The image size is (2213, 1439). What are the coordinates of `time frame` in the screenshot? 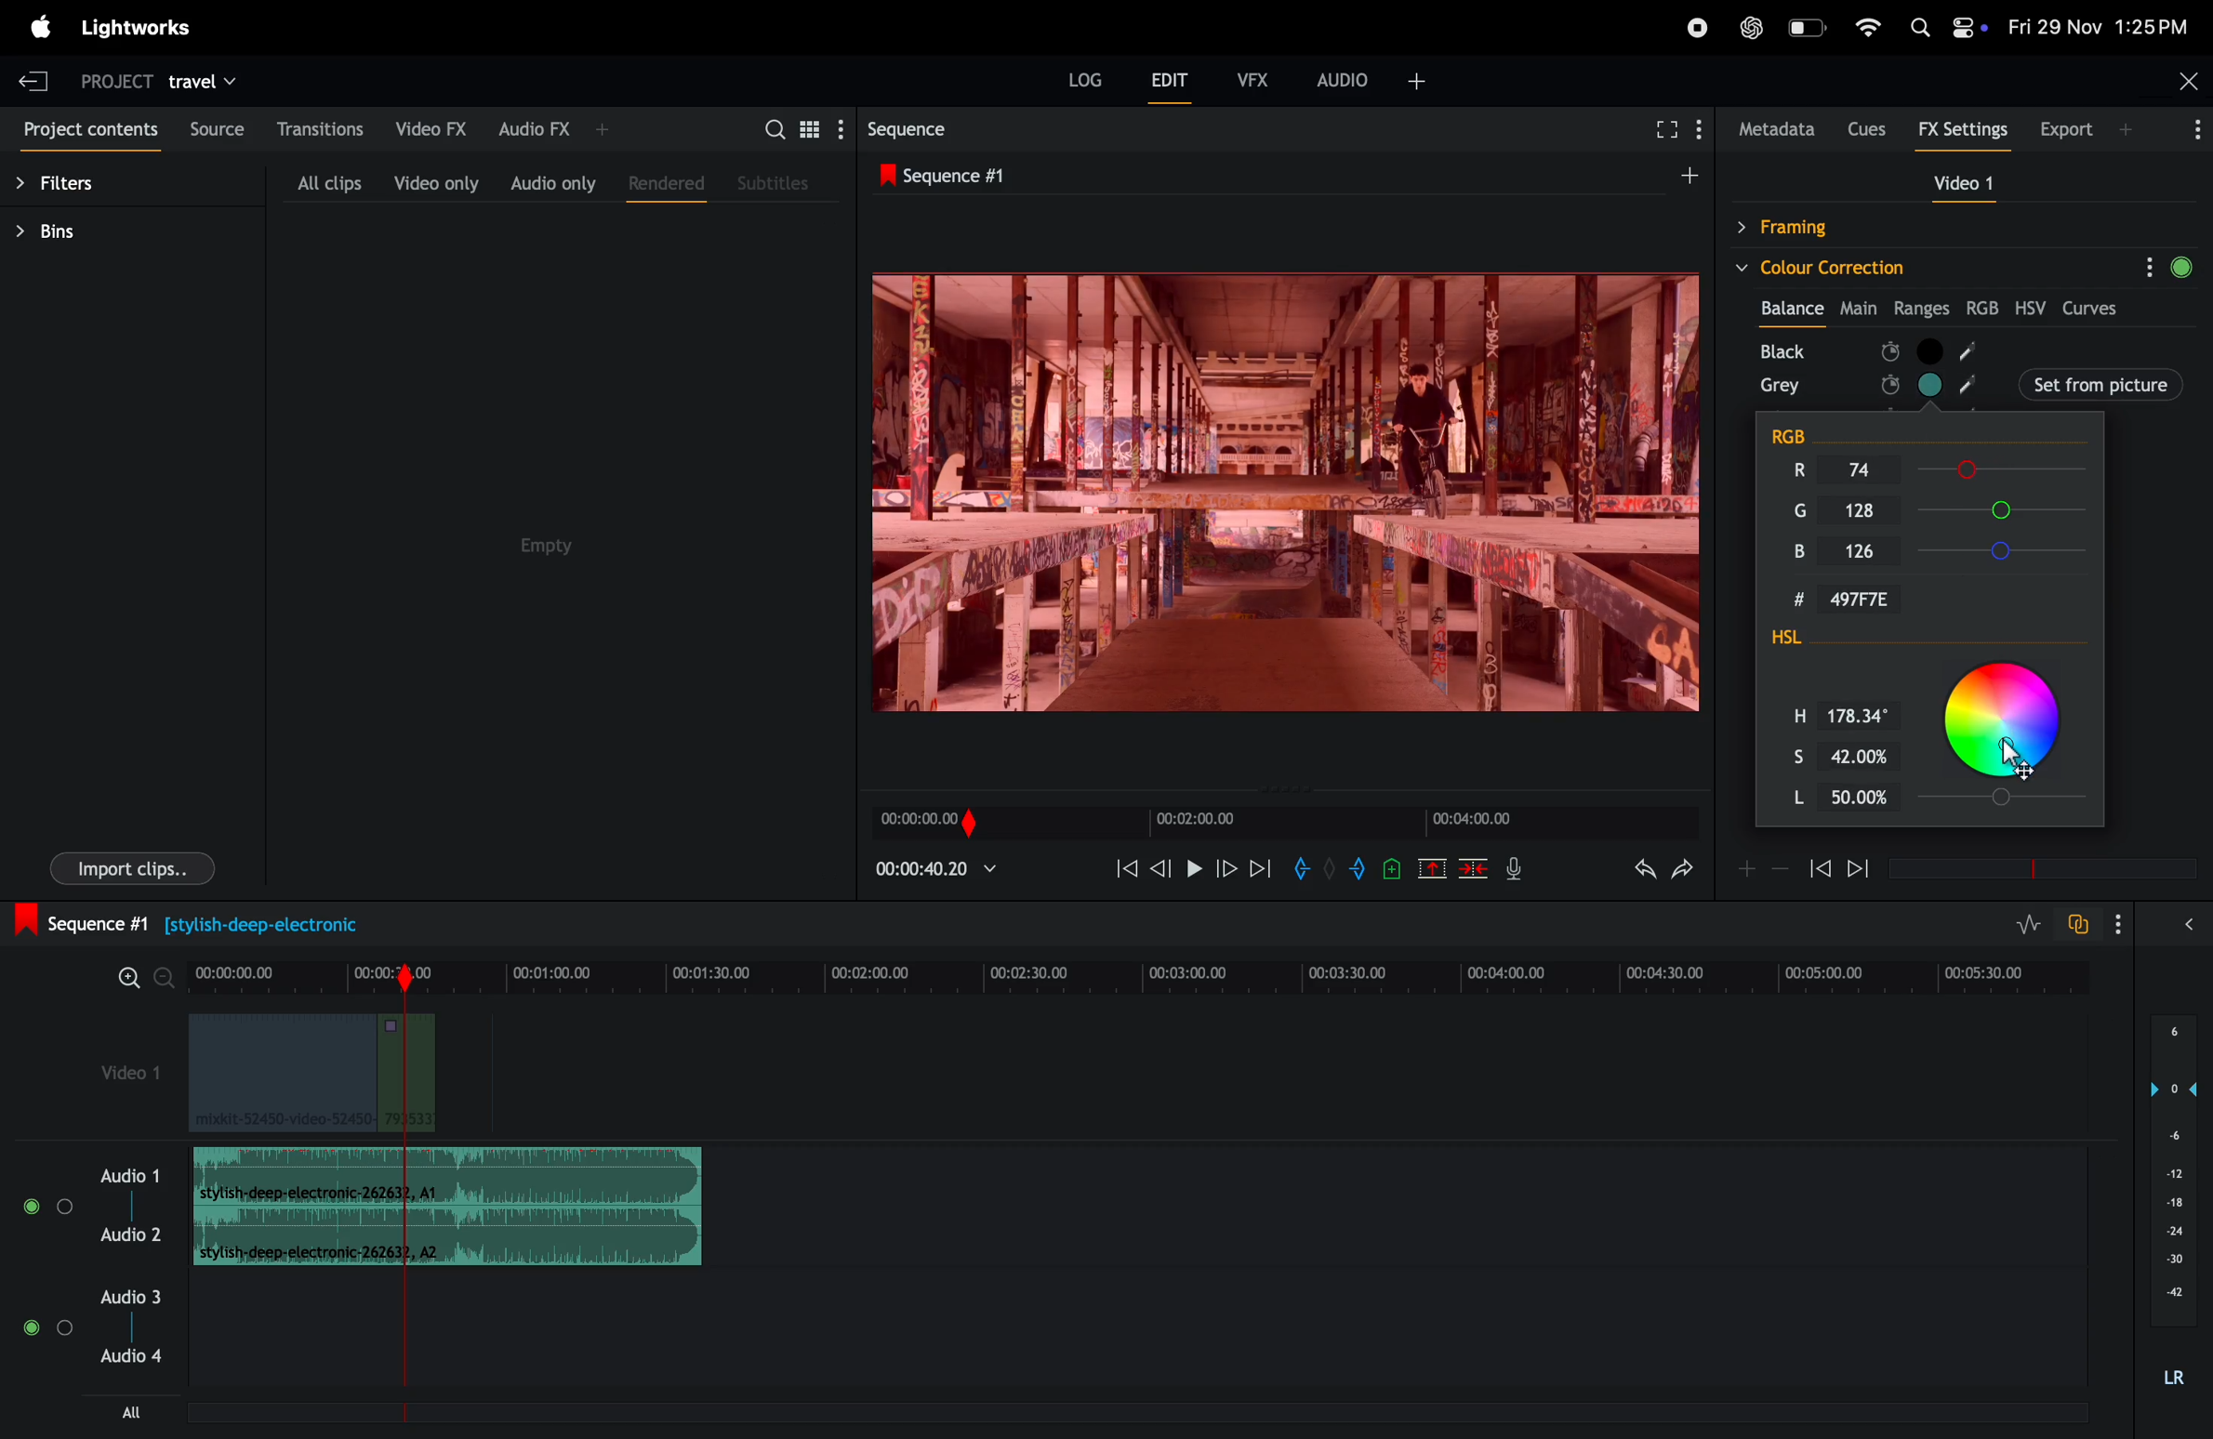 It's located at (2036, 869).